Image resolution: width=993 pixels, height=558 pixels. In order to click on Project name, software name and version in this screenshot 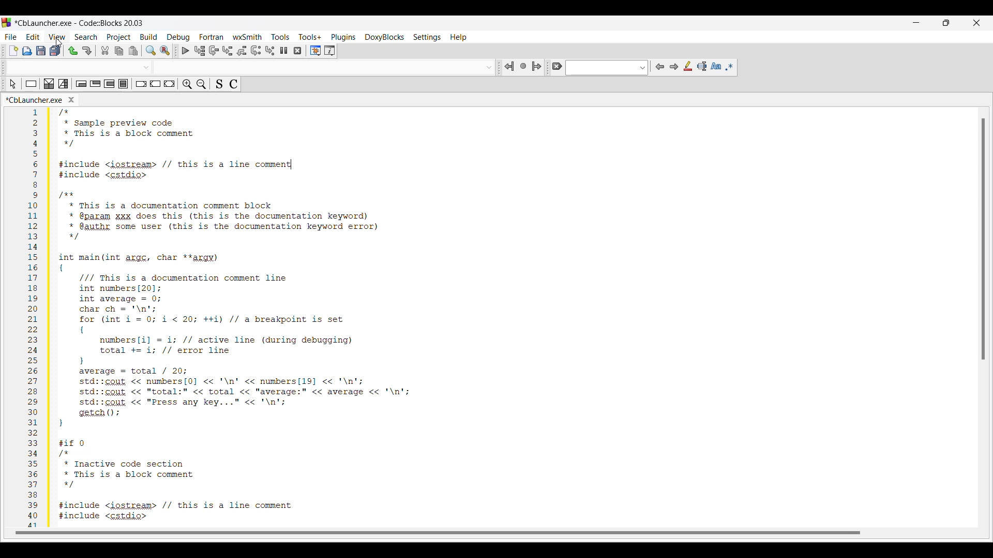, I will do `click(80, 23)`.